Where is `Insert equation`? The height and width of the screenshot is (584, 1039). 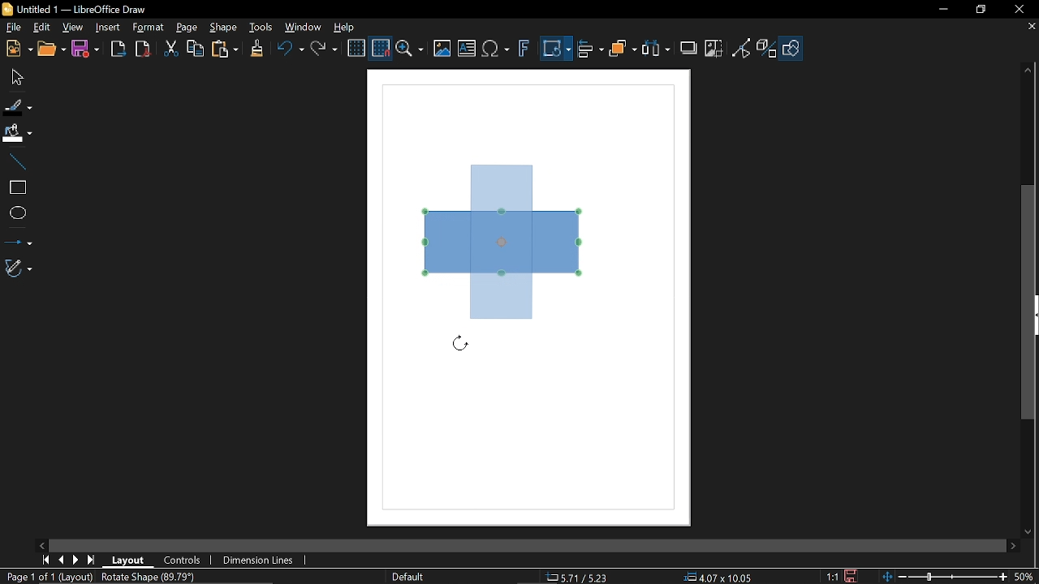 Insert equation is located at coordinates (495, 51).